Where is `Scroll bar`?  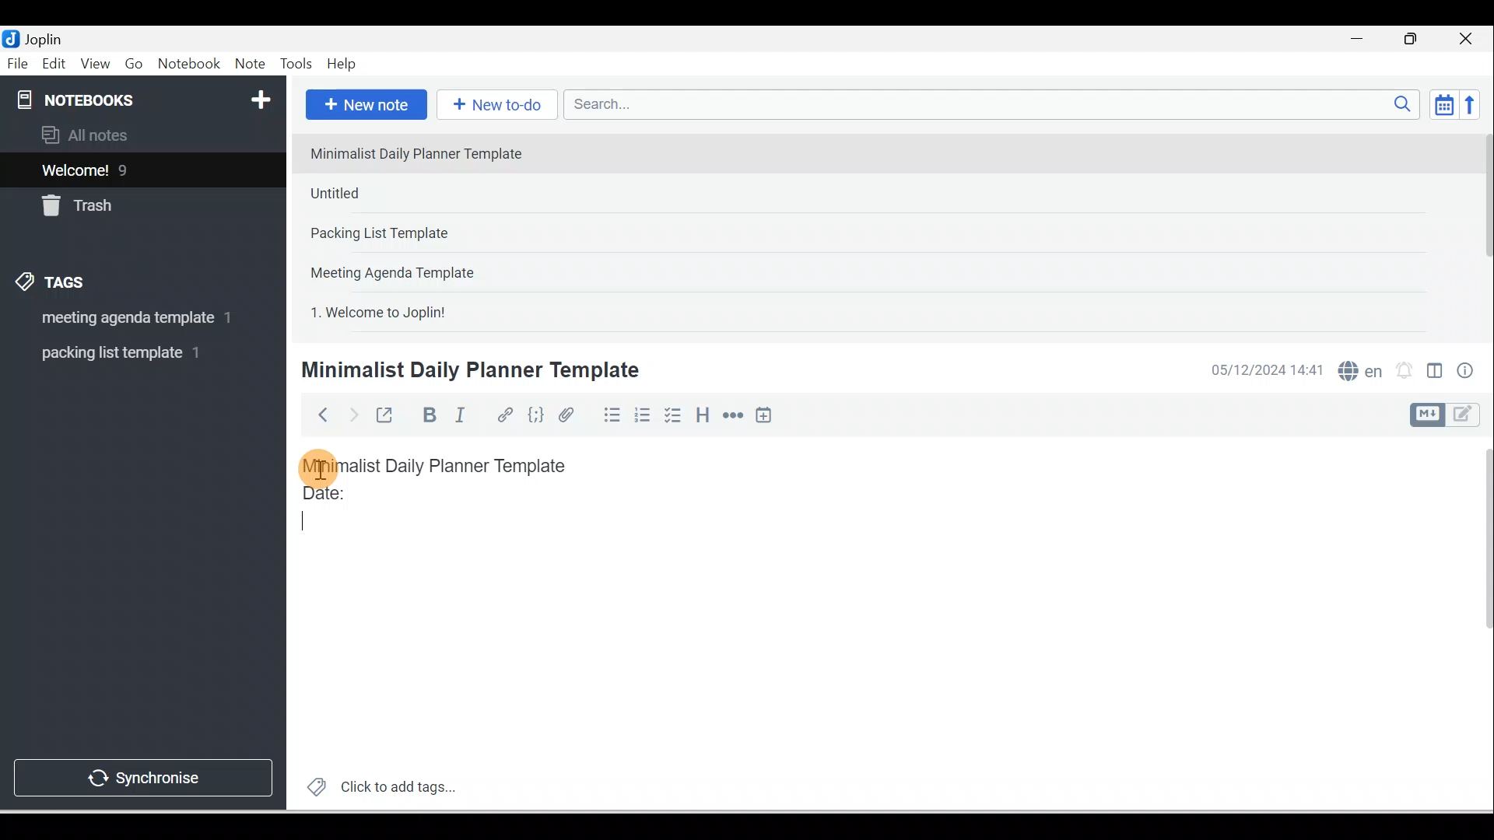
Scroll bar is located at coordinates (1477, 624).